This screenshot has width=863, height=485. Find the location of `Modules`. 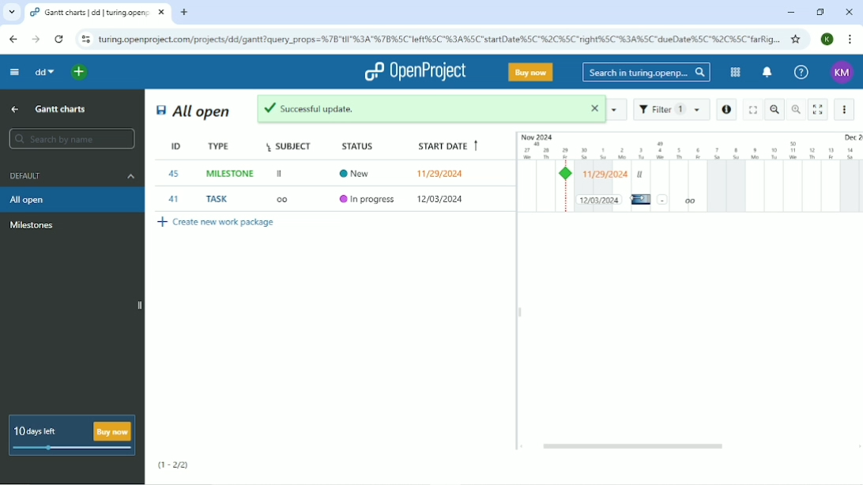

Modules is located at coordinates (734, 72).